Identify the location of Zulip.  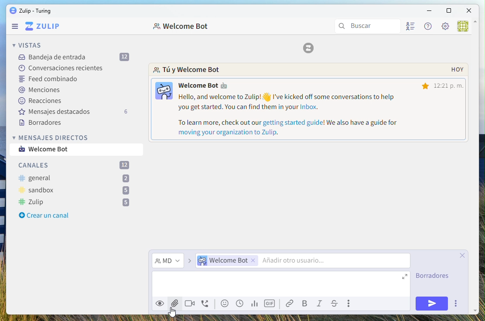
(74, 202).